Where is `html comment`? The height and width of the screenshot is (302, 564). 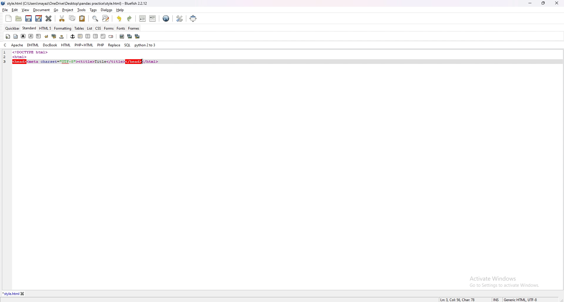
html comment is located at coordinates (103, 37).